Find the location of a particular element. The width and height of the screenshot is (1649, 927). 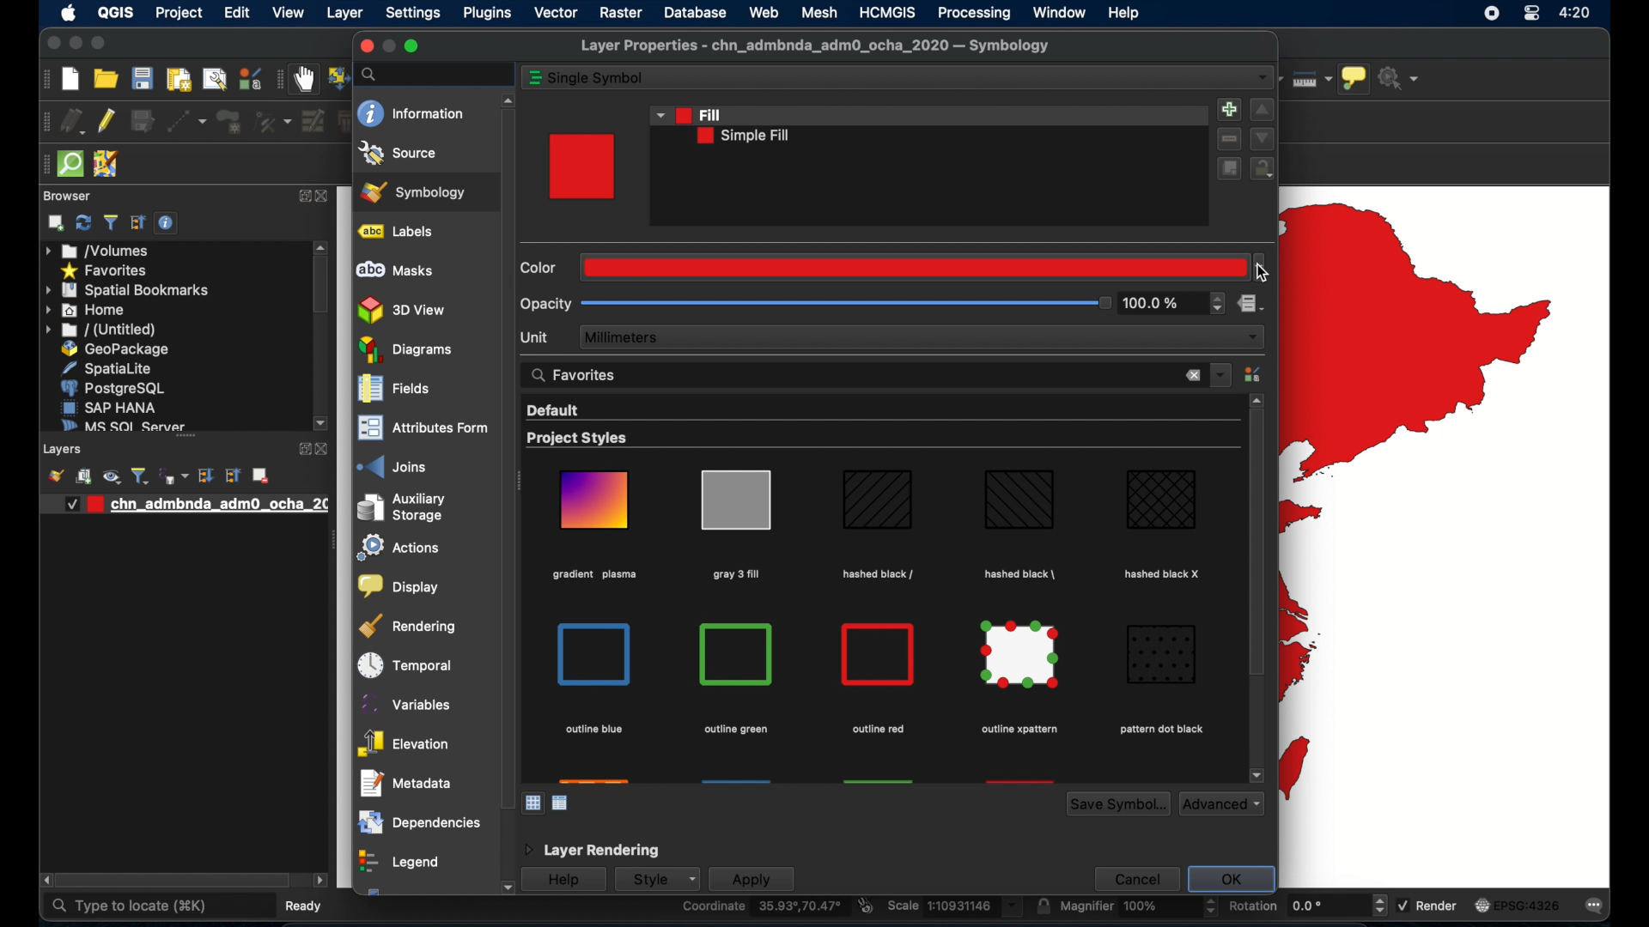

scroll box is located at coordinates (174, 882).